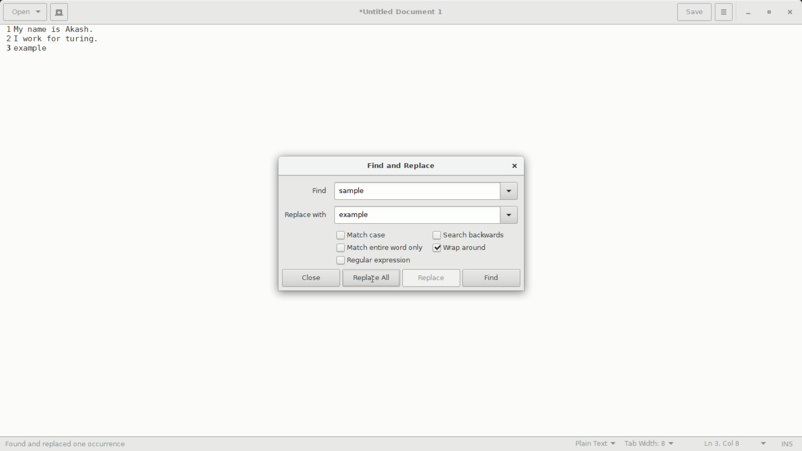 The width and height of the screenshot is (802, 451). What do you see at coordinates (368, 236) in the screenshot?
I see `match case` at bounding box center [368, 236].